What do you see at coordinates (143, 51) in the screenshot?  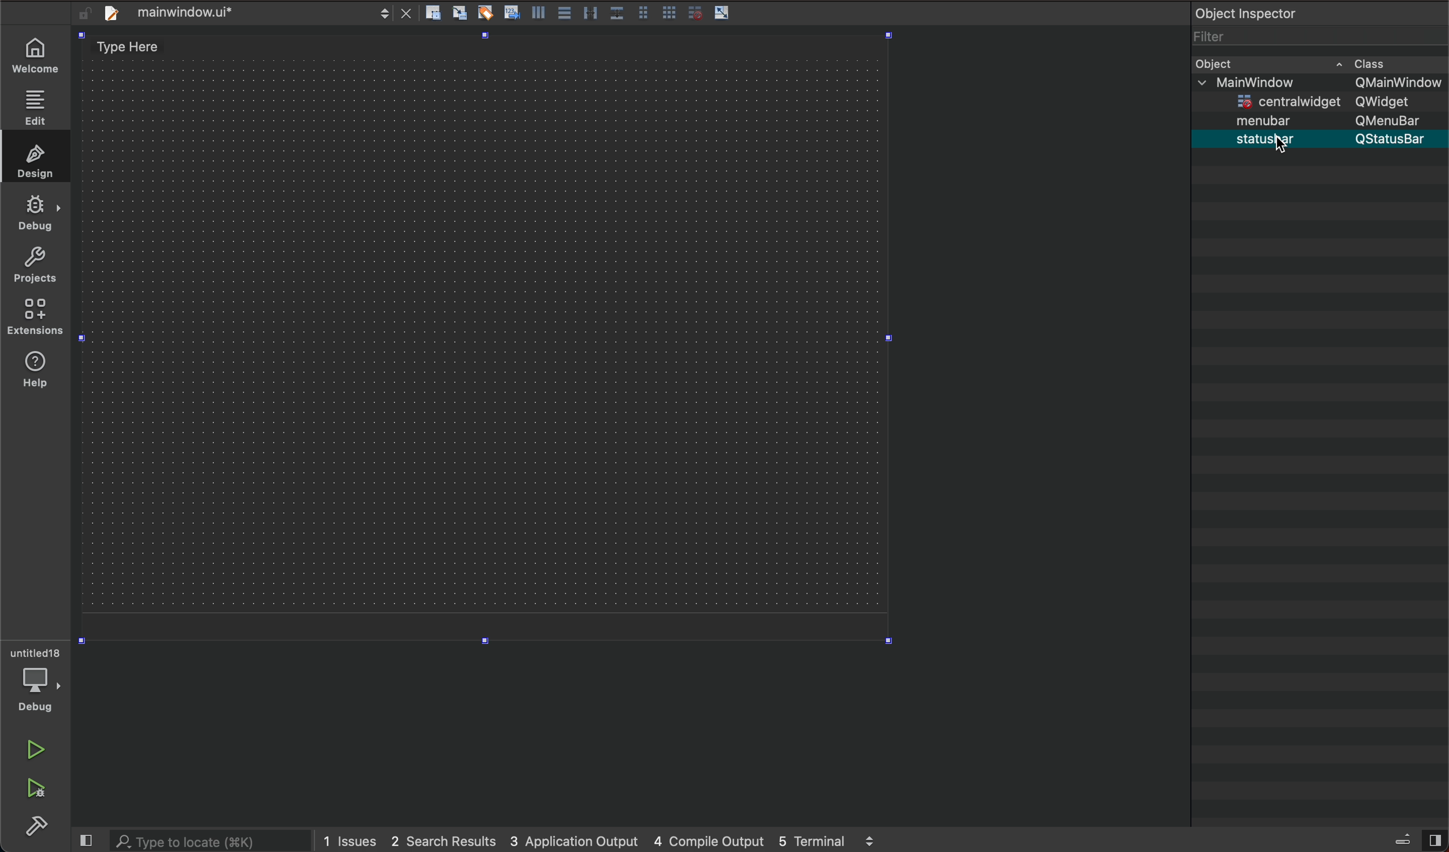 I see `type here` at bounding box center [143, 51].